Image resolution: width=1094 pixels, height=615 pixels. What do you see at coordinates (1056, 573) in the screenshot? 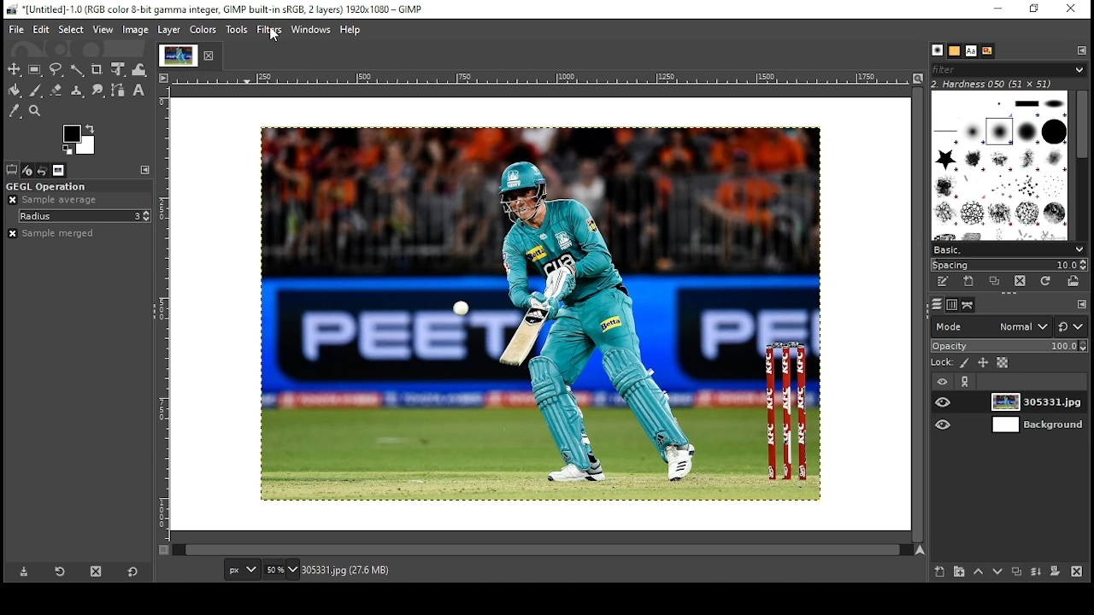
I see `add mask` at bounding box center [1056, 573].